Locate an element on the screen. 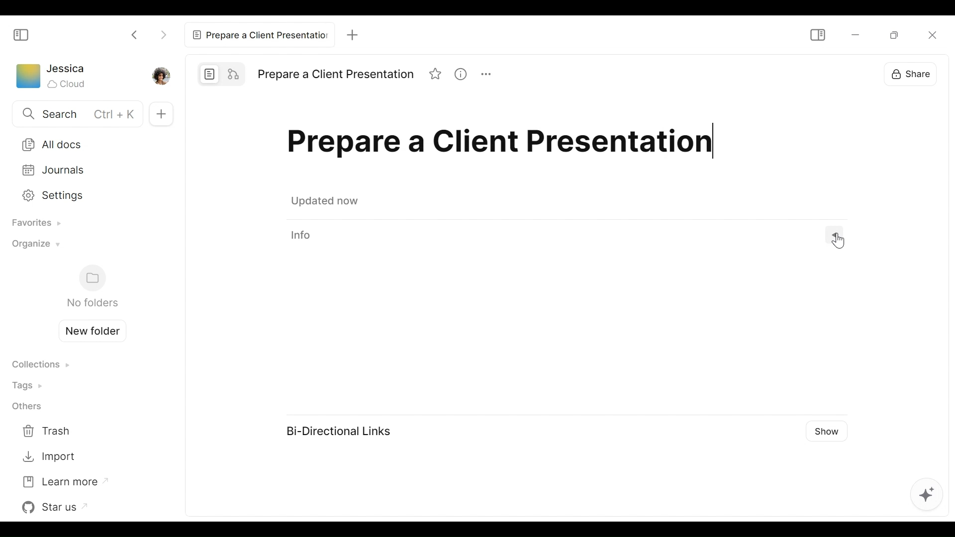  Favorites is located at coordinates (33, 224).